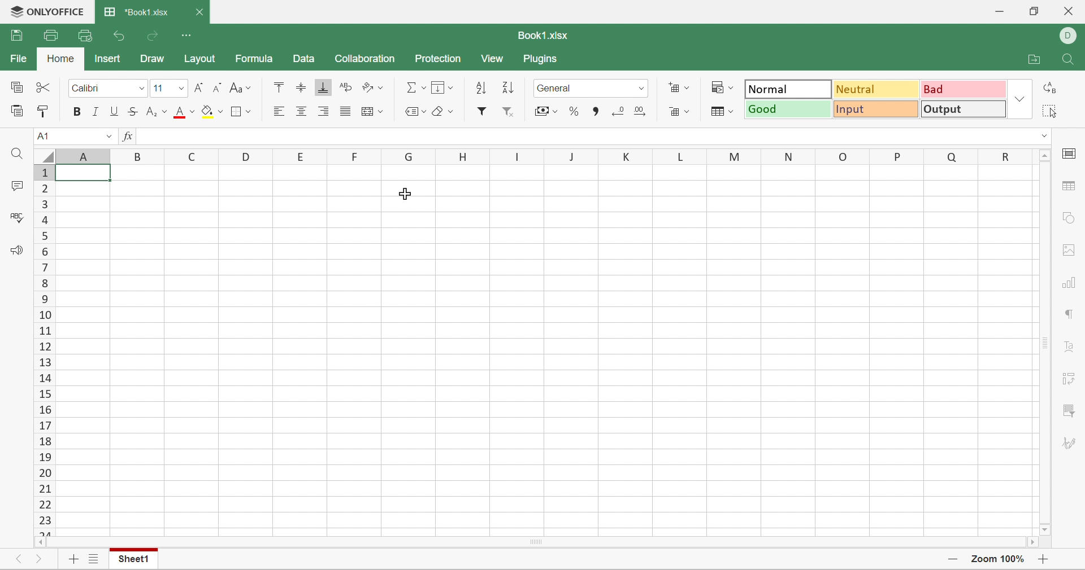 This screenshot has width=1085, height=570. What do you see at coordinates (38, 541) in the screenshot?
I see `Scroll Left` at bounding box center [38, 541].